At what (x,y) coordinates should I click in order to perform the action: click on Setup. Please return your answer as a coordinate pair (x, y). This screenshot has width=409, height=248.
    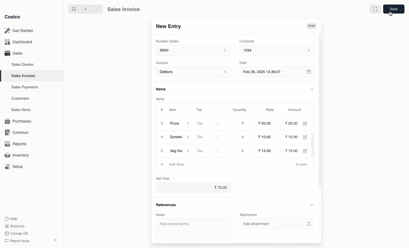
    Looking at the image, I should click on (16, 166).